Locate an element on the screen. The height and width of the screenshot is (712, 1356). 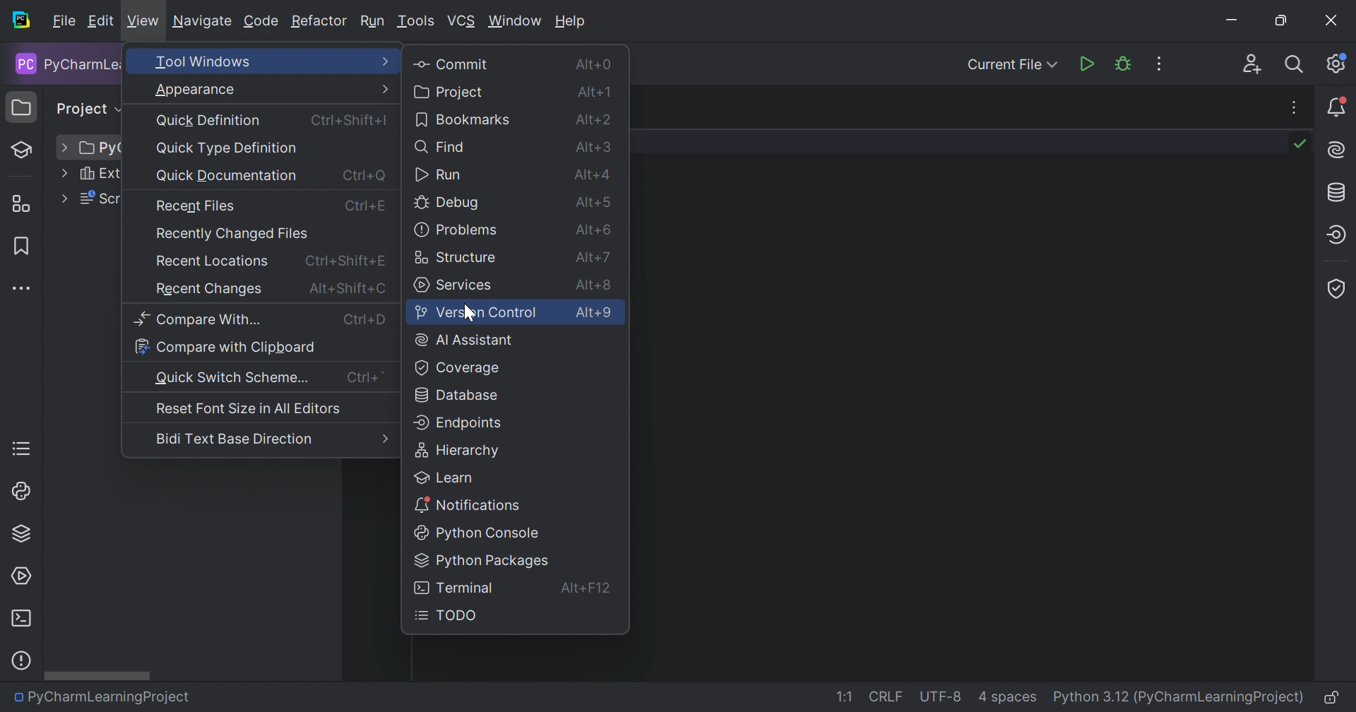
Cursor is located at coordinates (470, 313).